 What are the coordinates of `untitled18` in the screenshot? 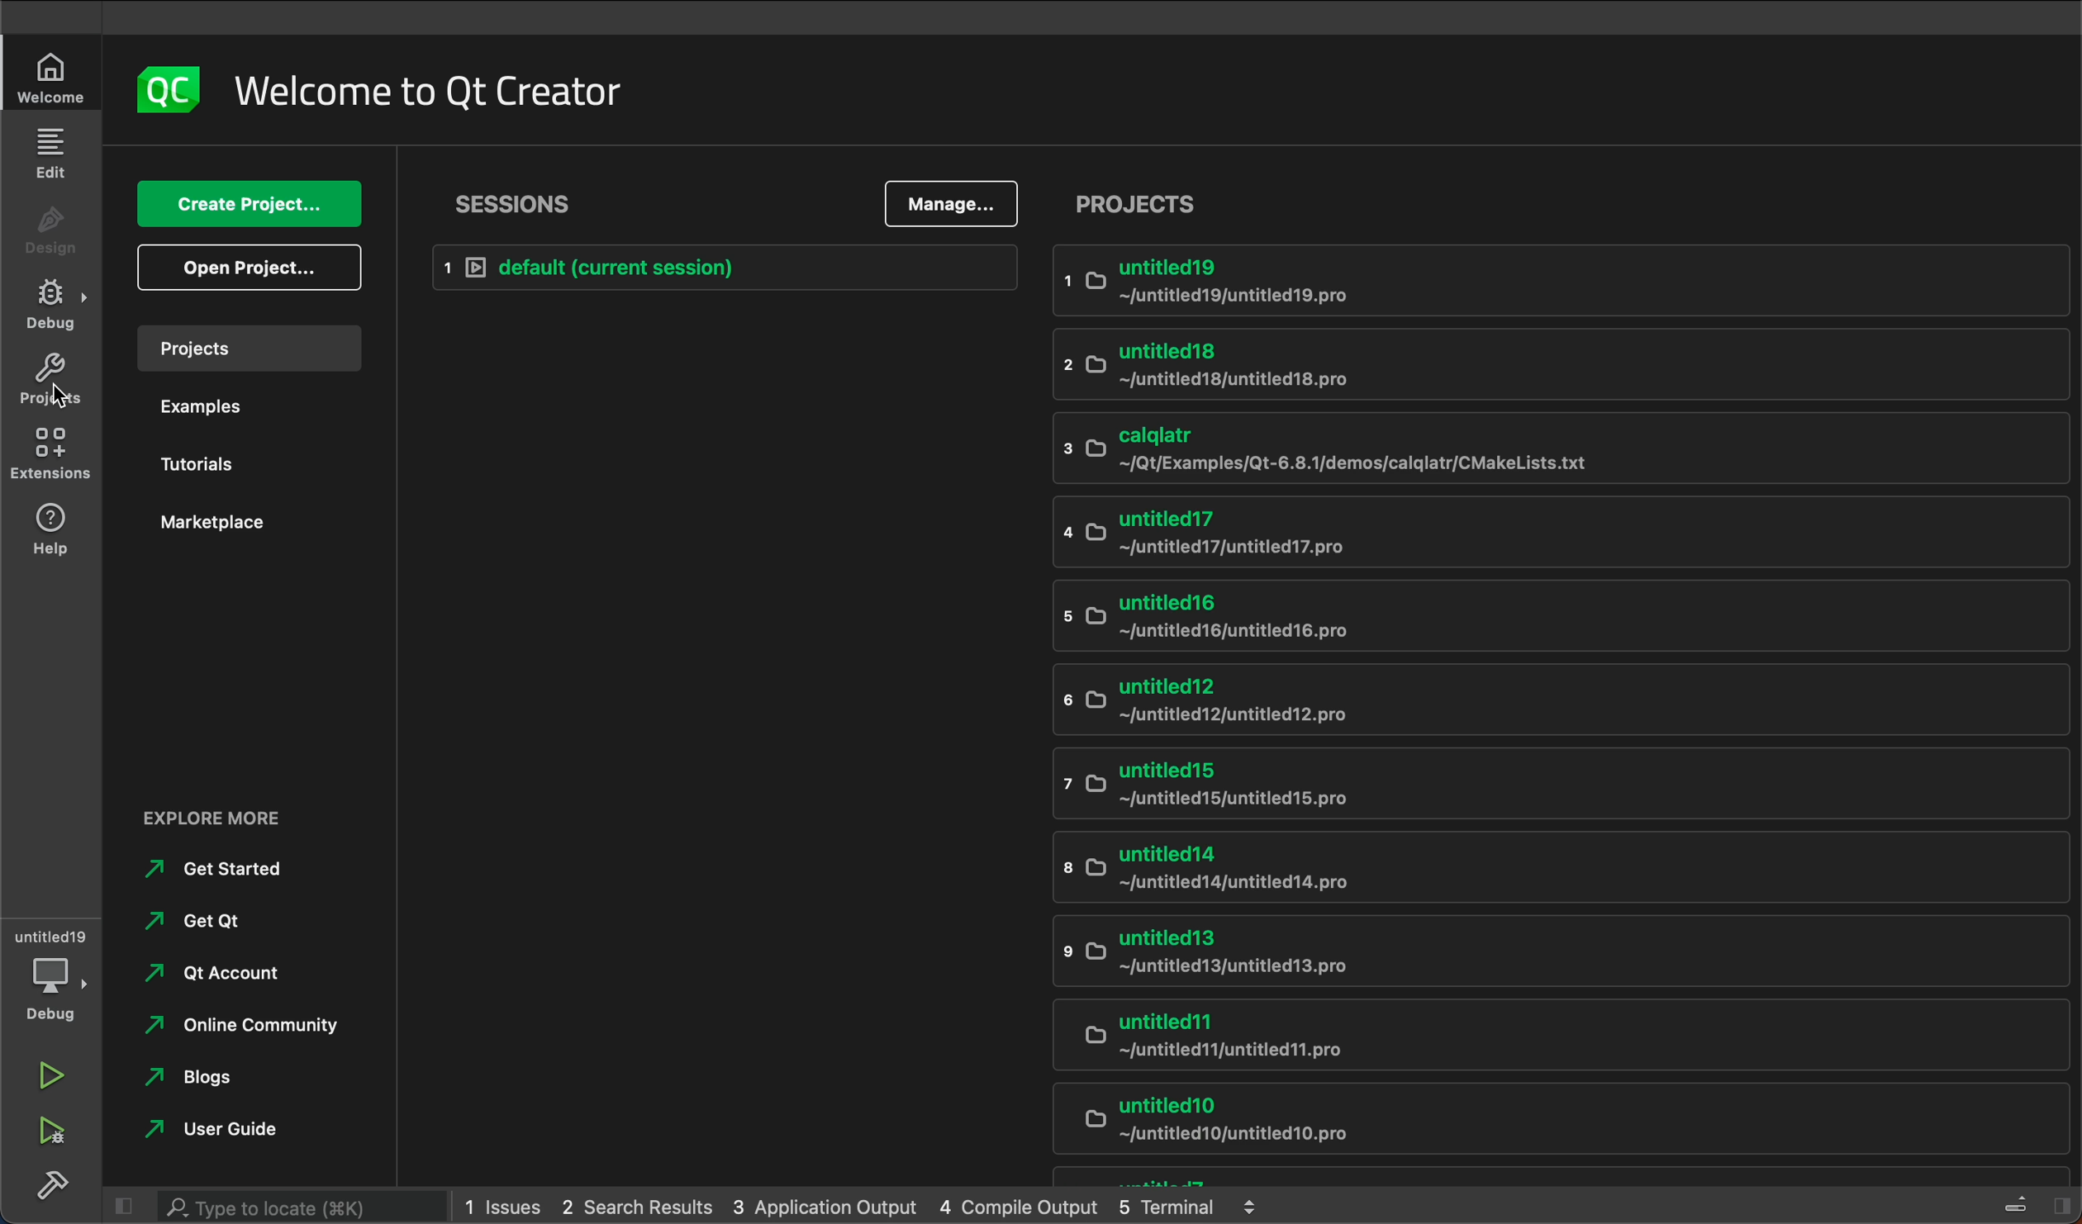 It's located at (1554, 363).